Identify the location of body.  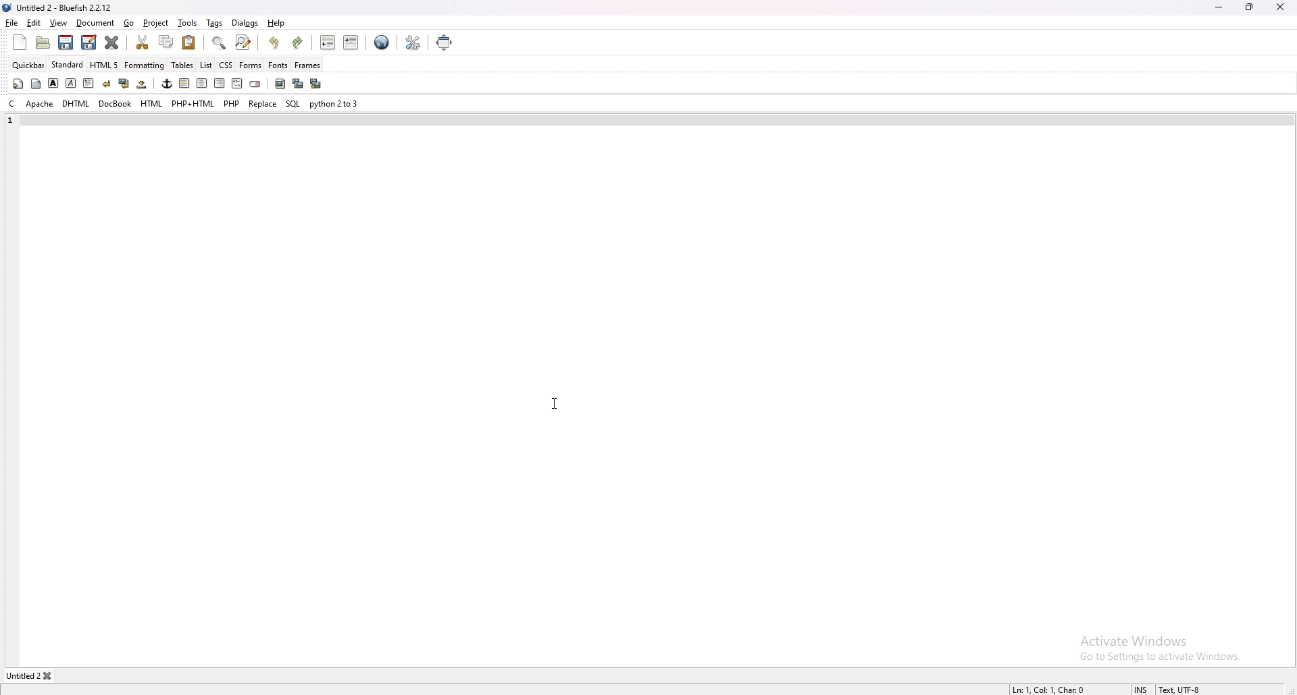
(35, 84).